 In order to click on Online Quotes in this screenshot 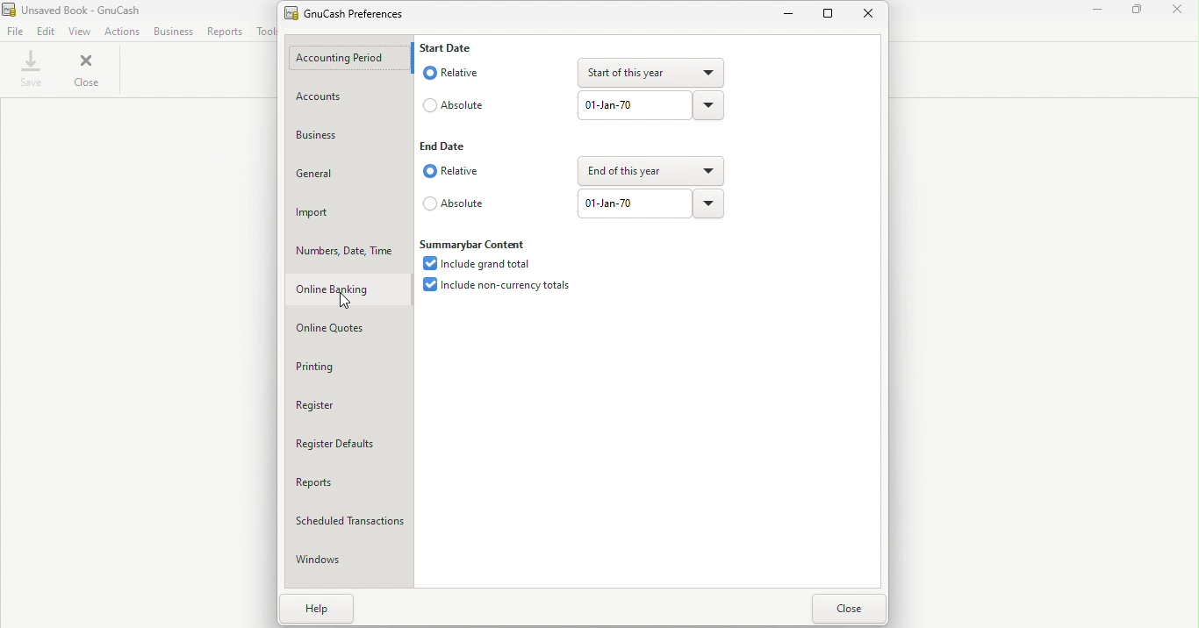, I will do `click(352, 330)`.